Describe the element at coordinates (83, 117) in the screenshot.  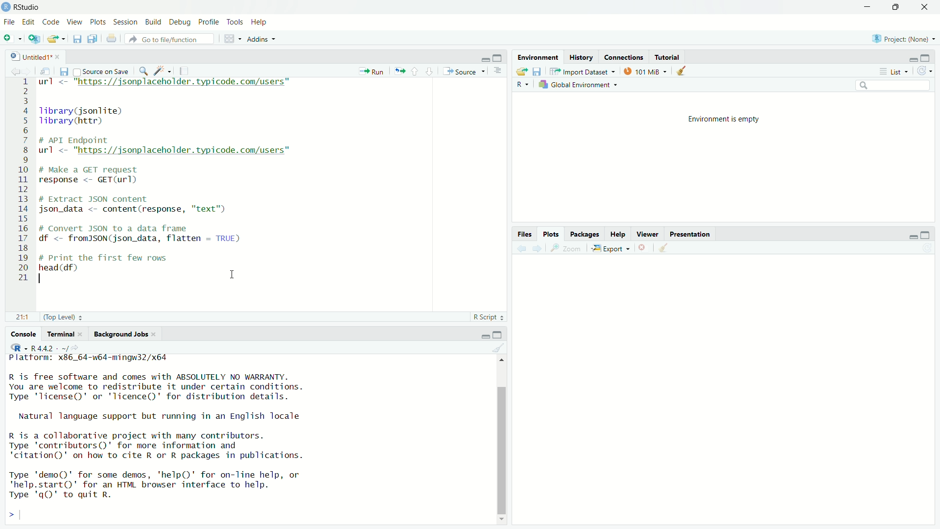
I see `Tibrary(jsonlite)
Tibrary(httr)` at that location.